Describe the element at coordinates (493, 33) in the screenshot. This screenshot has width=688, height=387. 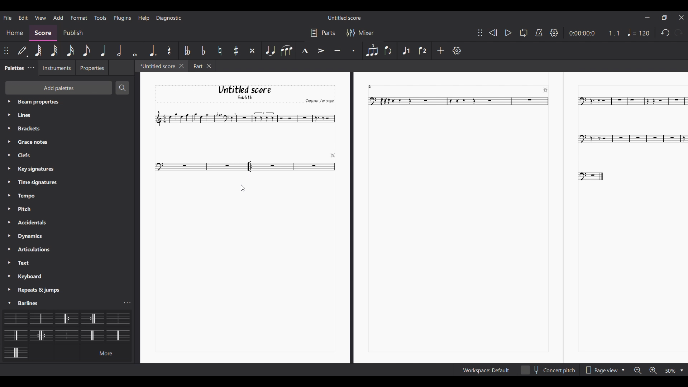
I see `Rewind` at that location.